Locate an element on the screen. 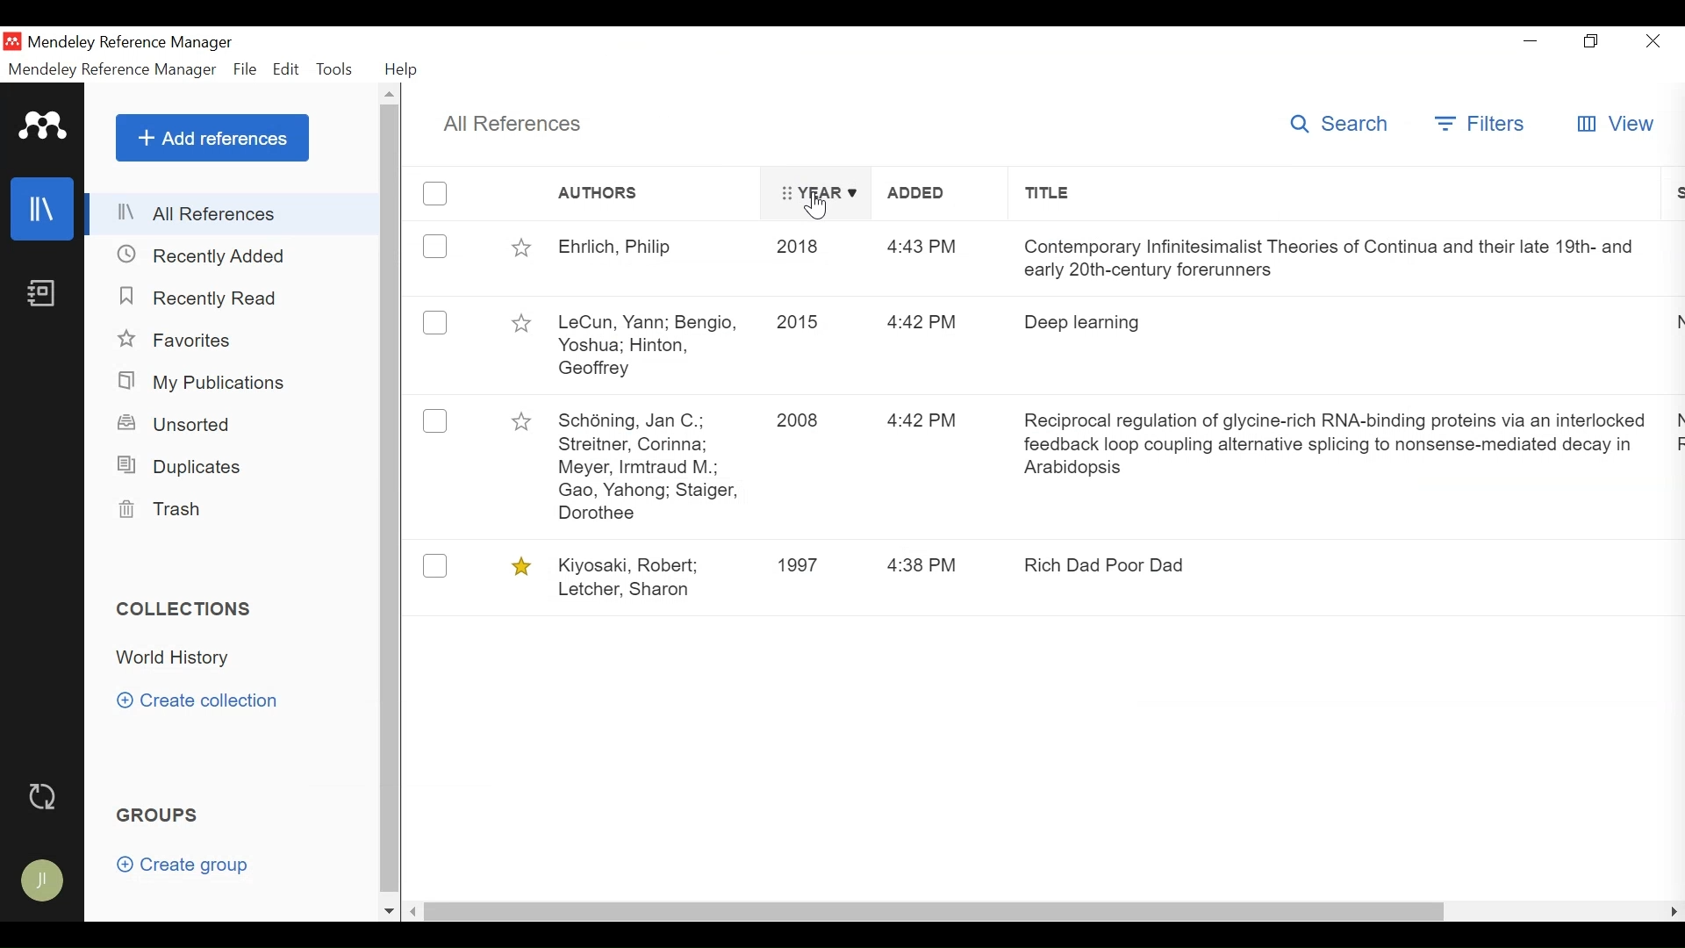 This screenshot has width=1685, height=948. Added is located at coordinates (914, 195).